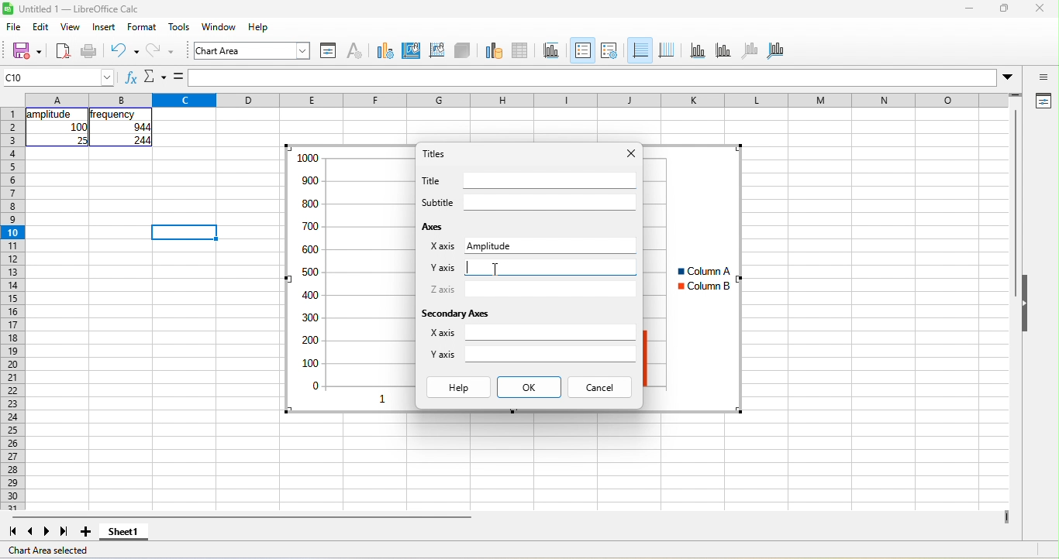 The width and height of the screenshot is (1059, 559). I want to click on X axis, so click(442, 332).